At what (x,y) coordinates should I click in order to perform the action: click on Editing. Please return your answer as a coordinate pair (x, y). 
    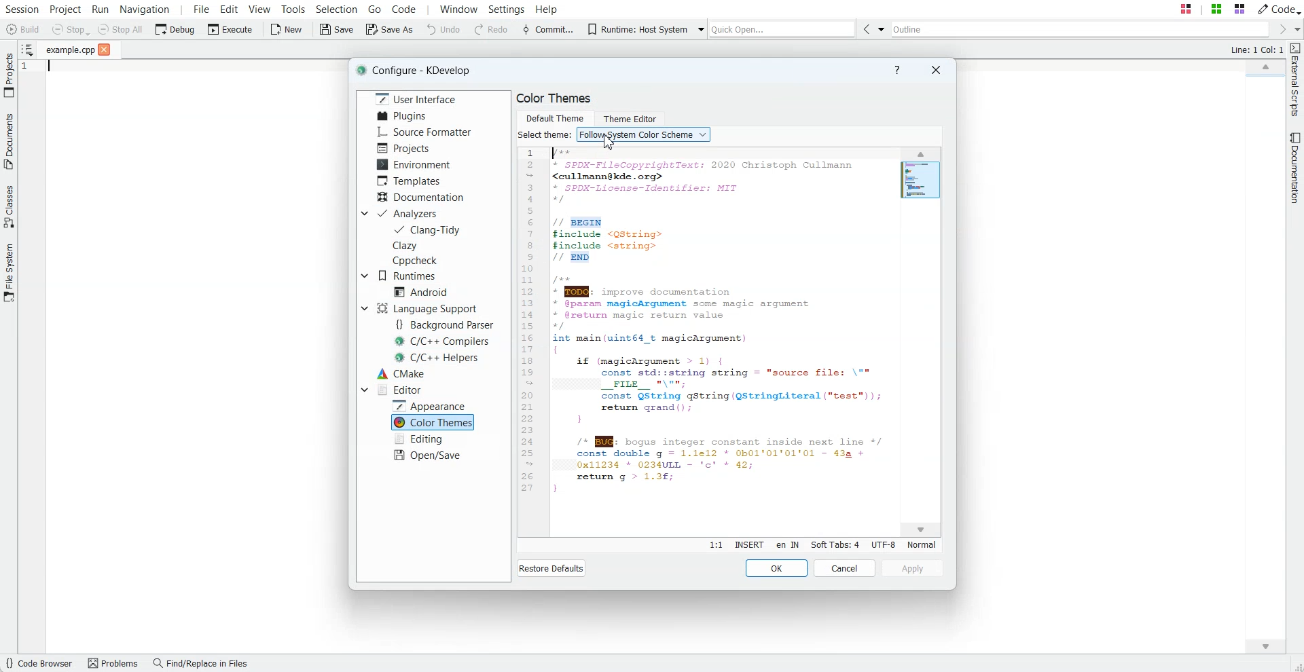
    Looking at the image, I should click on (421, 438).